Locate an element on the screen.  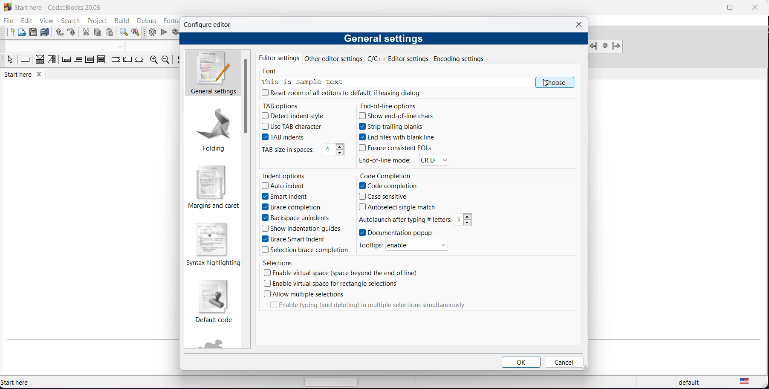
this is sample text  is located at coordinates (306, 82).